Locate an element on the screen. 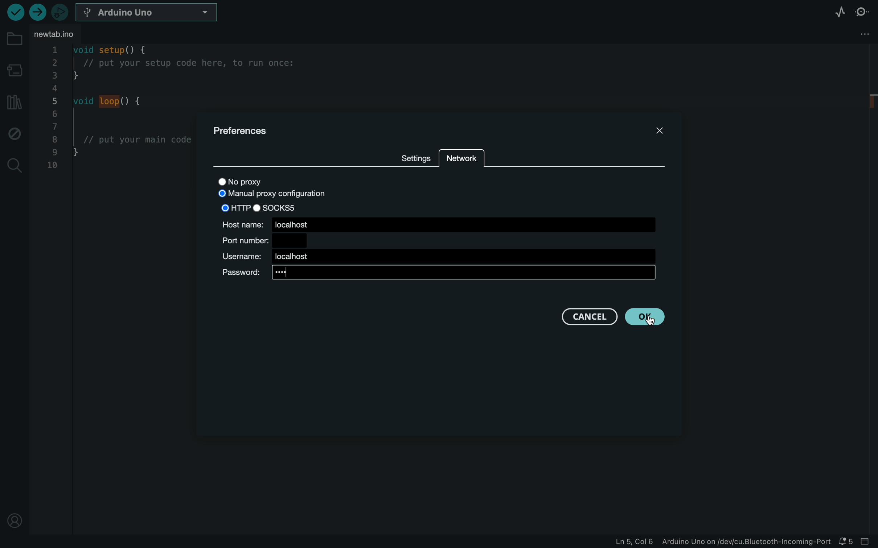 The image size is (878, 548). HTTP  is located at coordinates (235, 207).